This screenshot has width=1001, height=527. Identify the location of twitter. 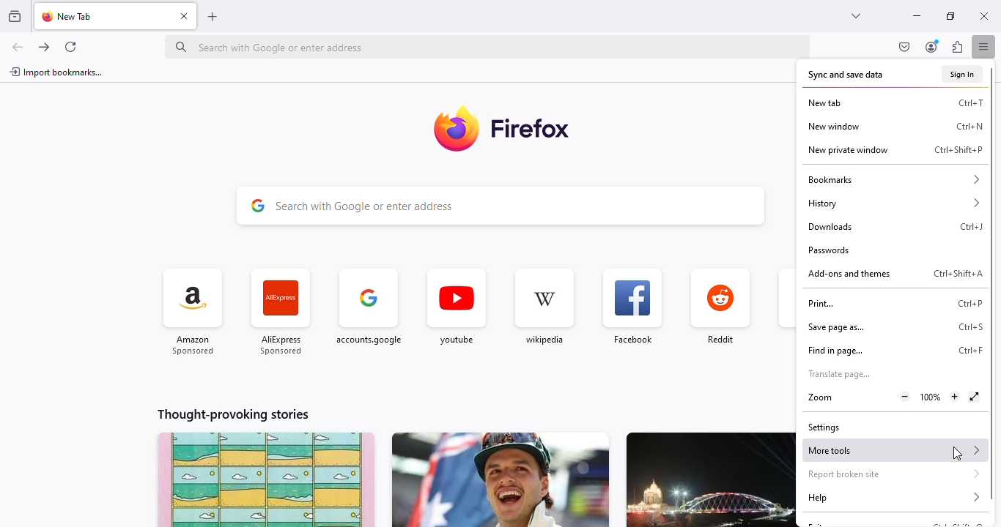
(785, 310).